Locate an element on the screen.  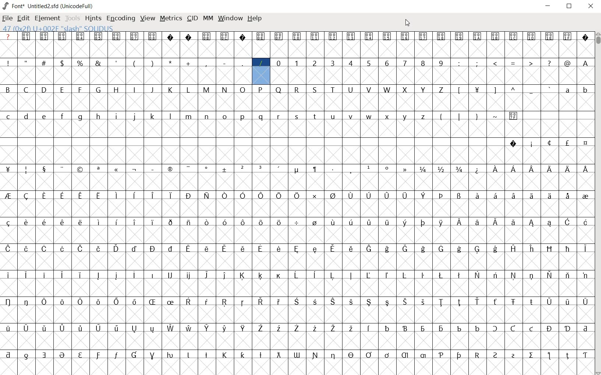
glyph is located at coordinates (459, 169).